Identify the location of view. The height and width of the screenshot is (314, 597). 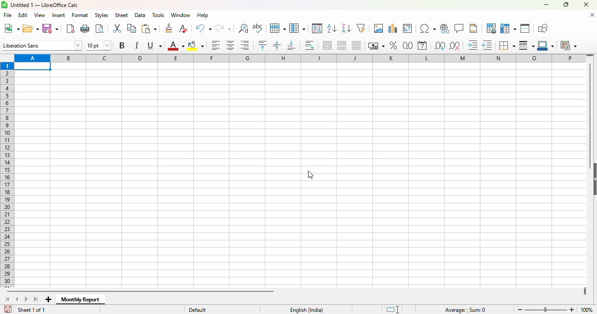
(39, 15).